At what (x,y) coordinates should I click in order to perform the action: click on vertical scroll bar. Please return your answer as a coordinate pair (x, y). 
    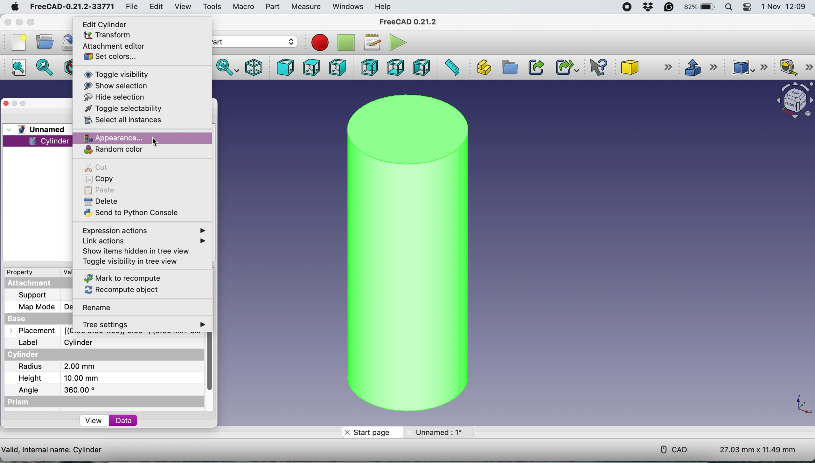
    Looking at the image, I should click on (207, 363).